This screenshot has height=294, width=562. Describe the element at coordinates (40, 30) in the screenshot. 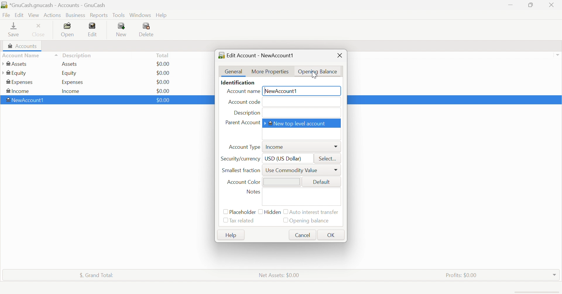

I see `Close` at that location.